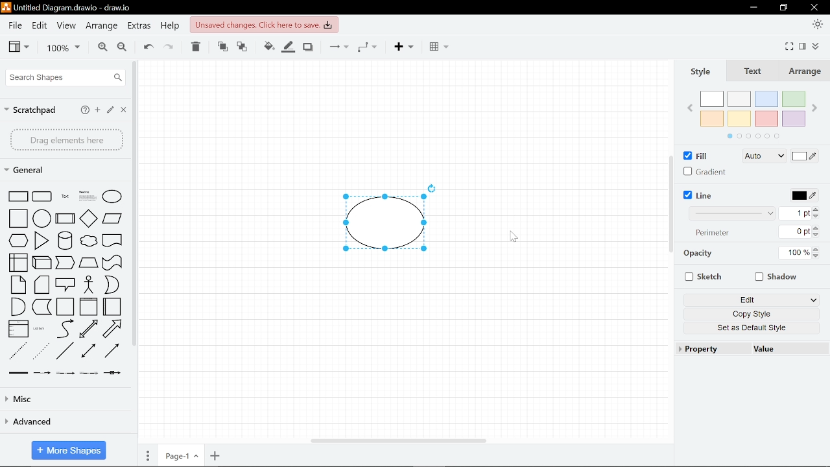 The width and height of the screenshot is (830, 467). What do you see at coordinates (19, 47) in the screenshot?
I see `View` at bounding box center [19, 47].